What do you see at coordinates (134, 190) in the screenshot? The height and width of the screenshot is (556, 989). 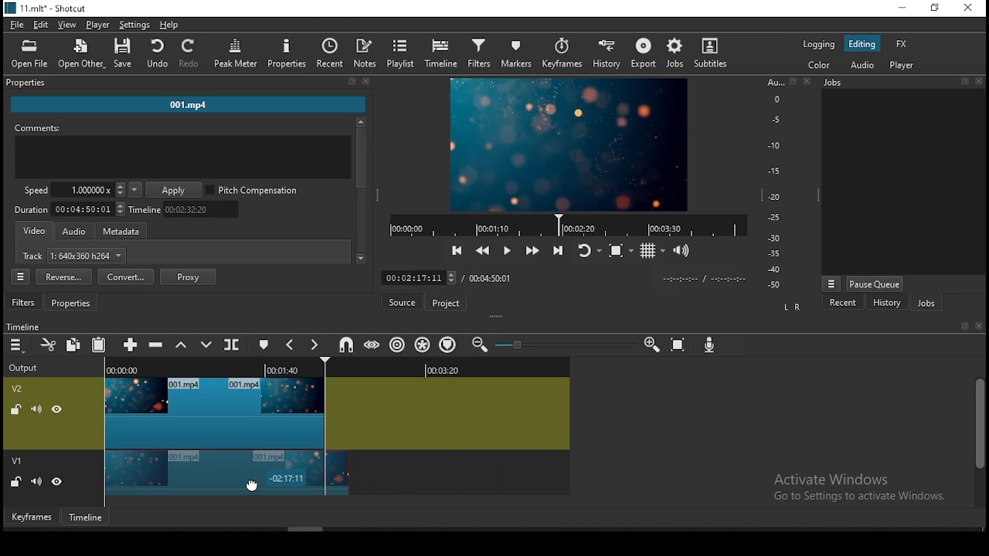 I see `playback speed presets` at bounding box center [134, 190].